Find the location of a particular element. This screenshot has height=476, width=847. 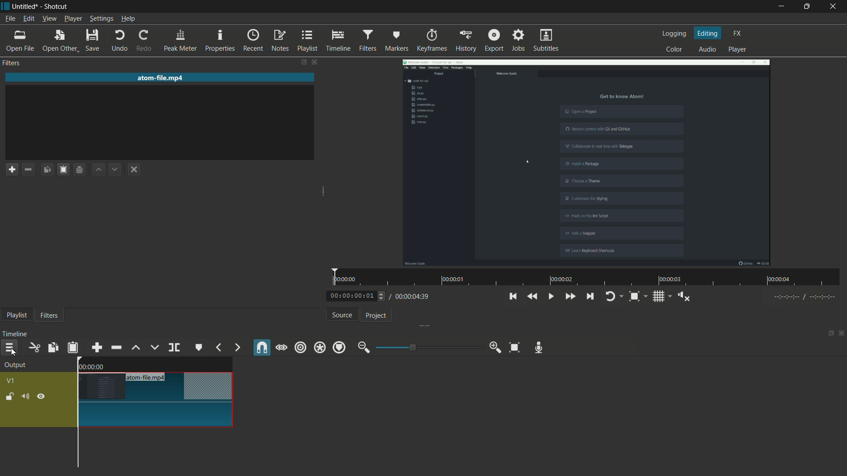

mute is located at coordinates (25, 396).